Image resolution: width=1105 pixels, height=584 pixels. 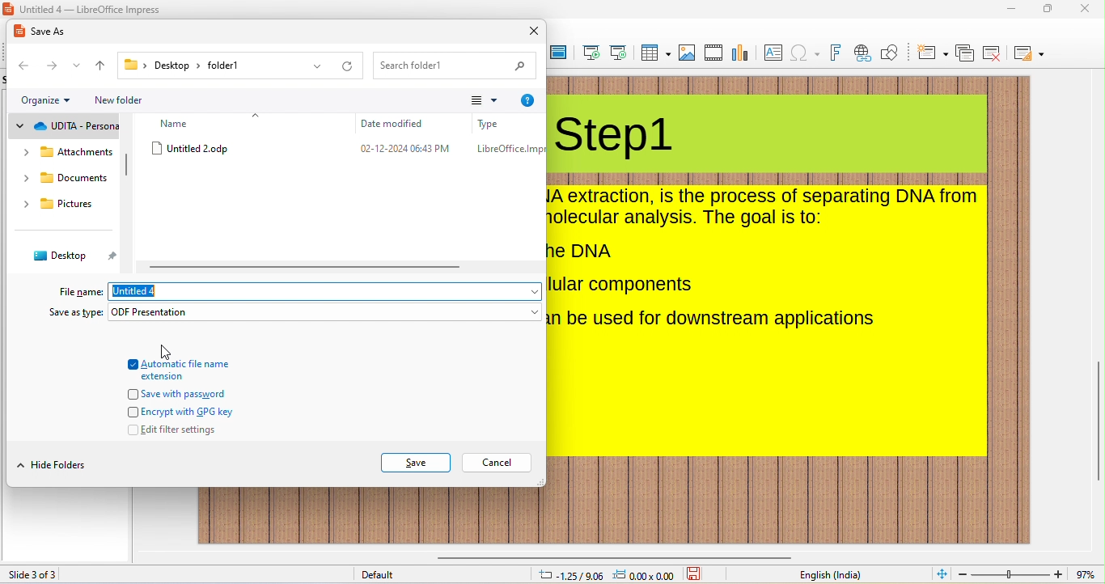 What do you see at coordinates (52, 64) in the screenshot?
I see `forward` at bounding box center [52, 64].